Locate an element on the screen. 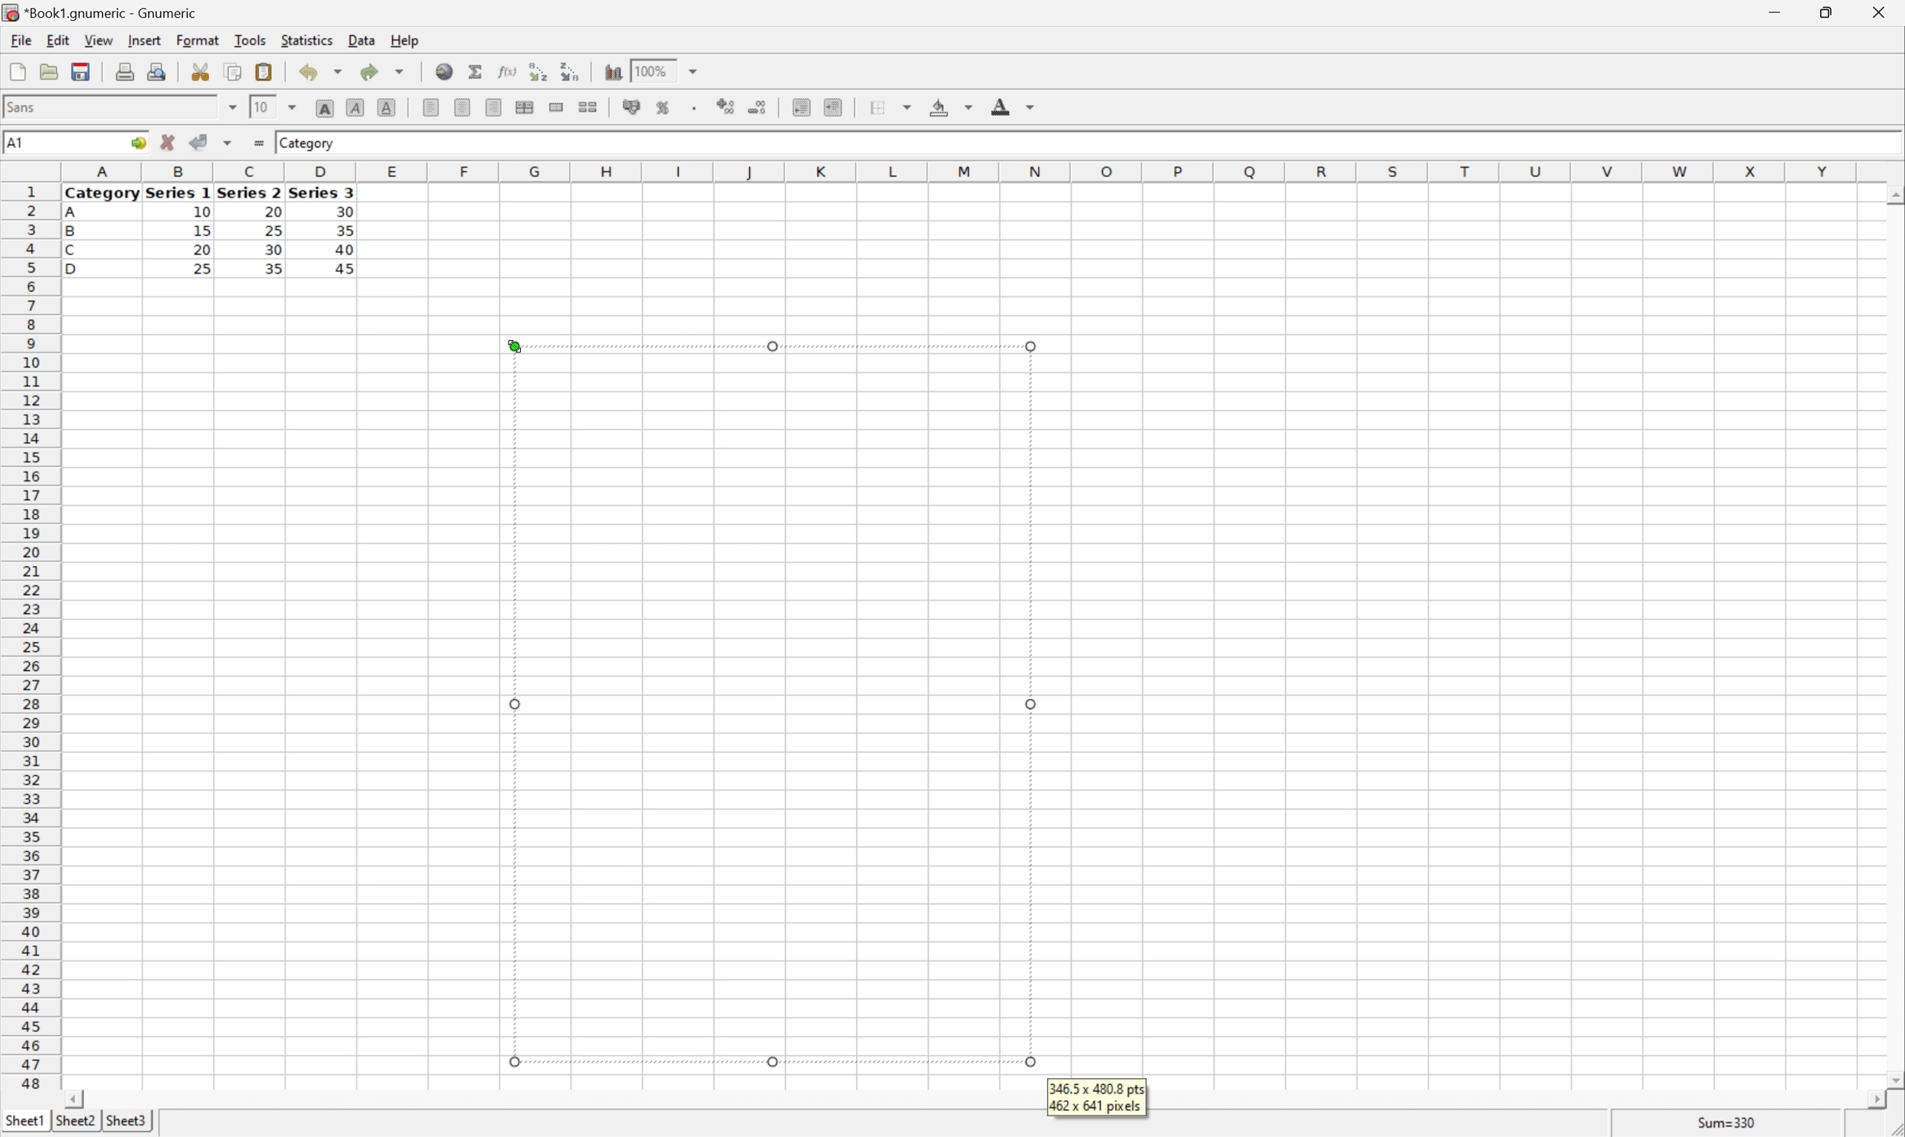 This screenshot has height=1137, width=1905. Drop Down is located at coordinates (232, 106).